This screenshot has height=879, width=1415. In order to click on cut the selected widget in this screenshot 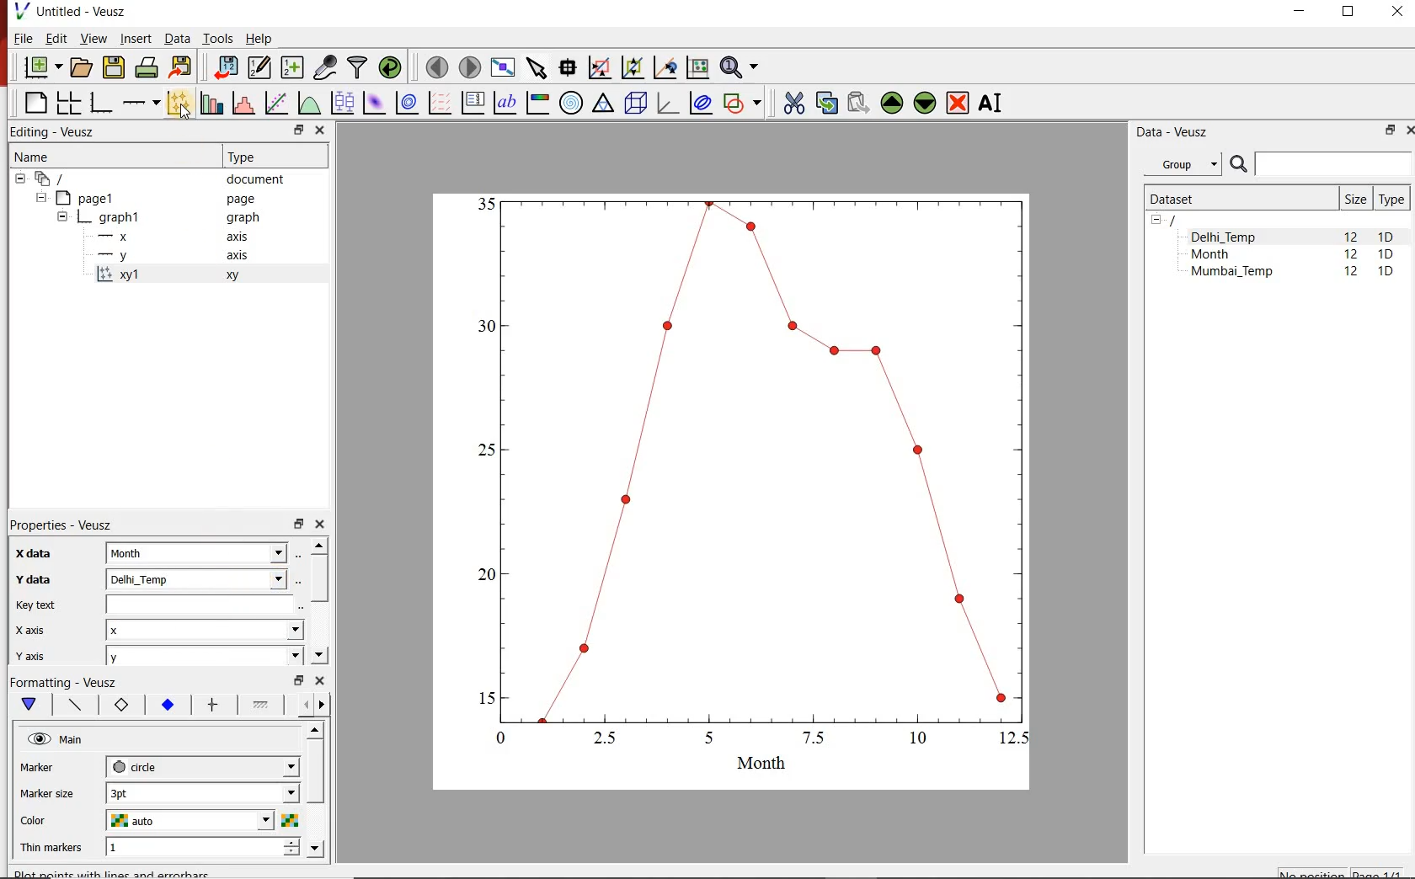, I will do `click(793, 103)`.